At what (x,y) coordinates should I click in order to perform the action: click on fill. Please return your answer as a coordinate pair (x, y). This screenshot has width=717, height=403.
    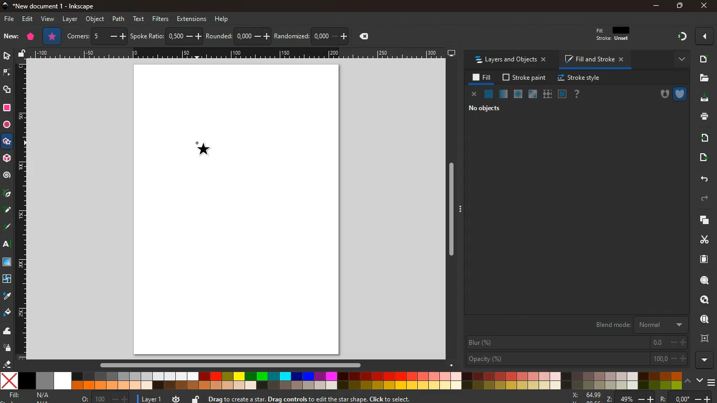
    Looking at the image, I should click on (619, 35).